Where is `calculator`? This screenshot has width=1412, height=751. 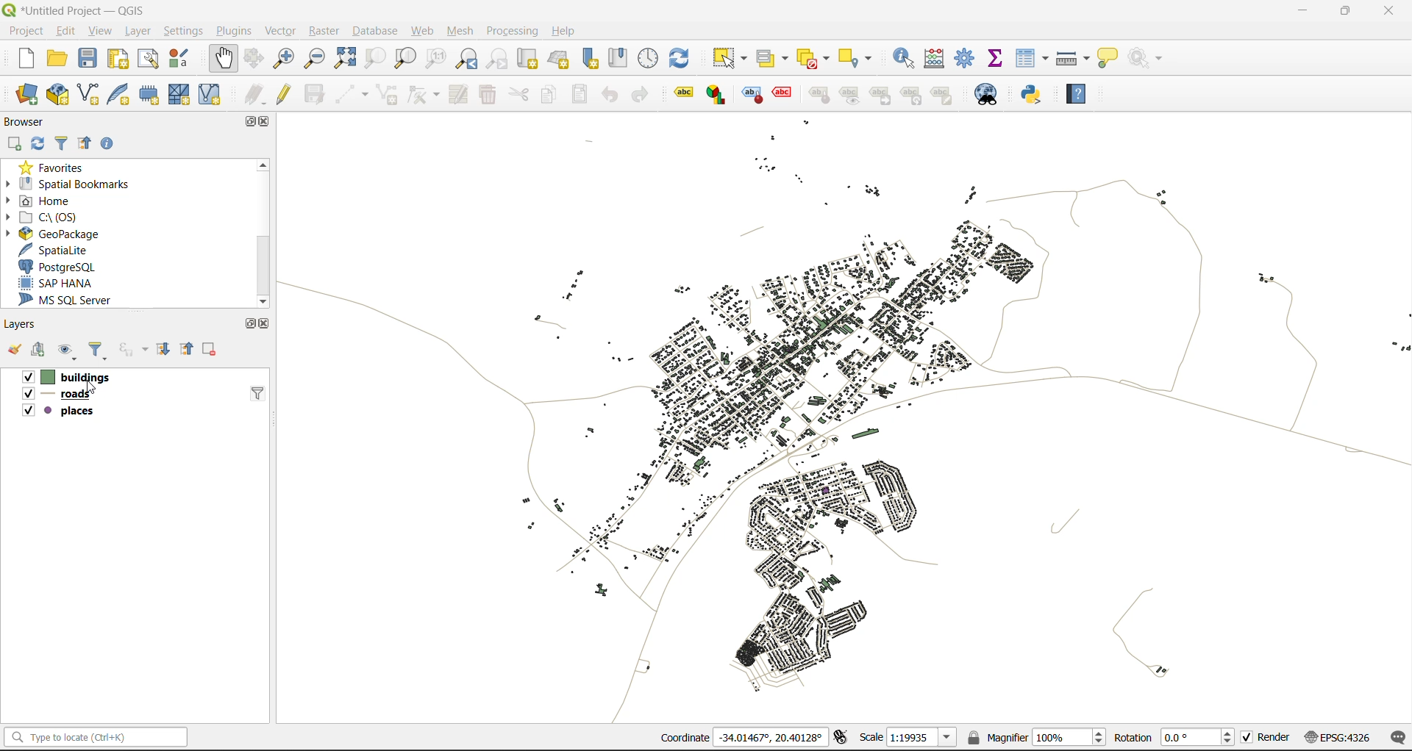 calculator is located at coordinates (936, 60).